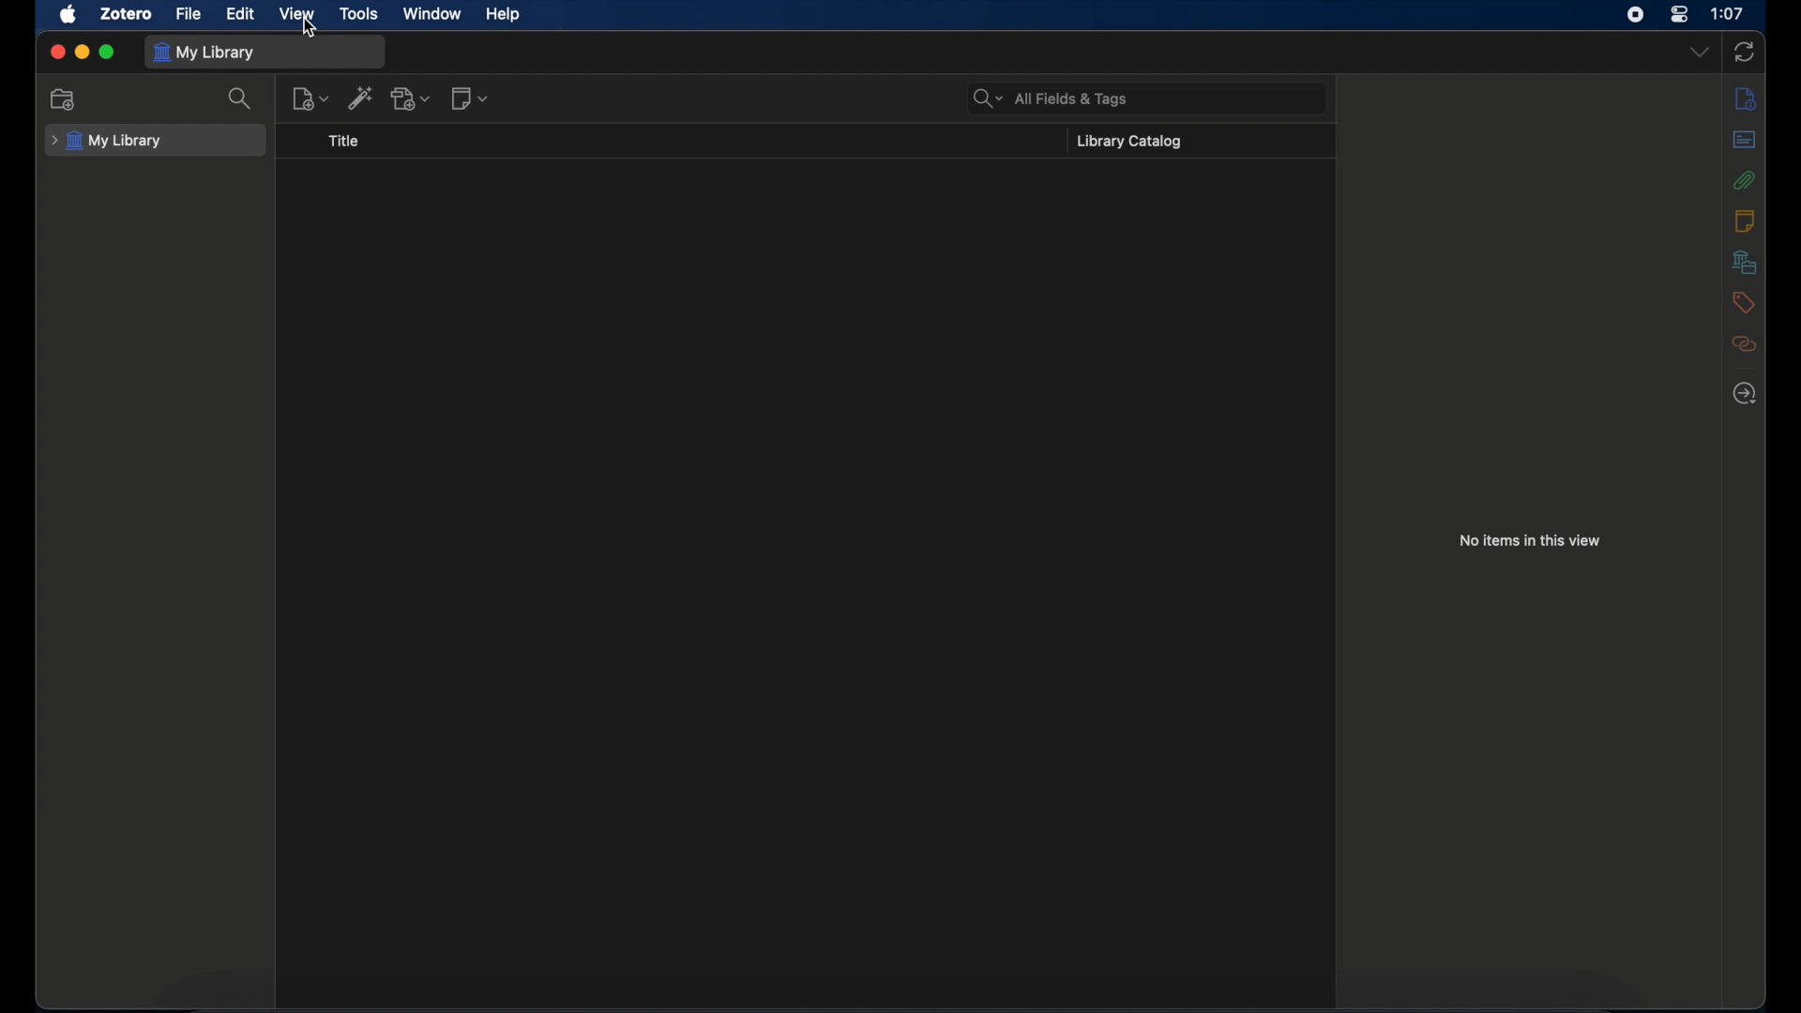 This screenshot has height=1013, width=1801. Describe the element at coordinates (359, 14) in the screenshot. I see `tools` at that location.